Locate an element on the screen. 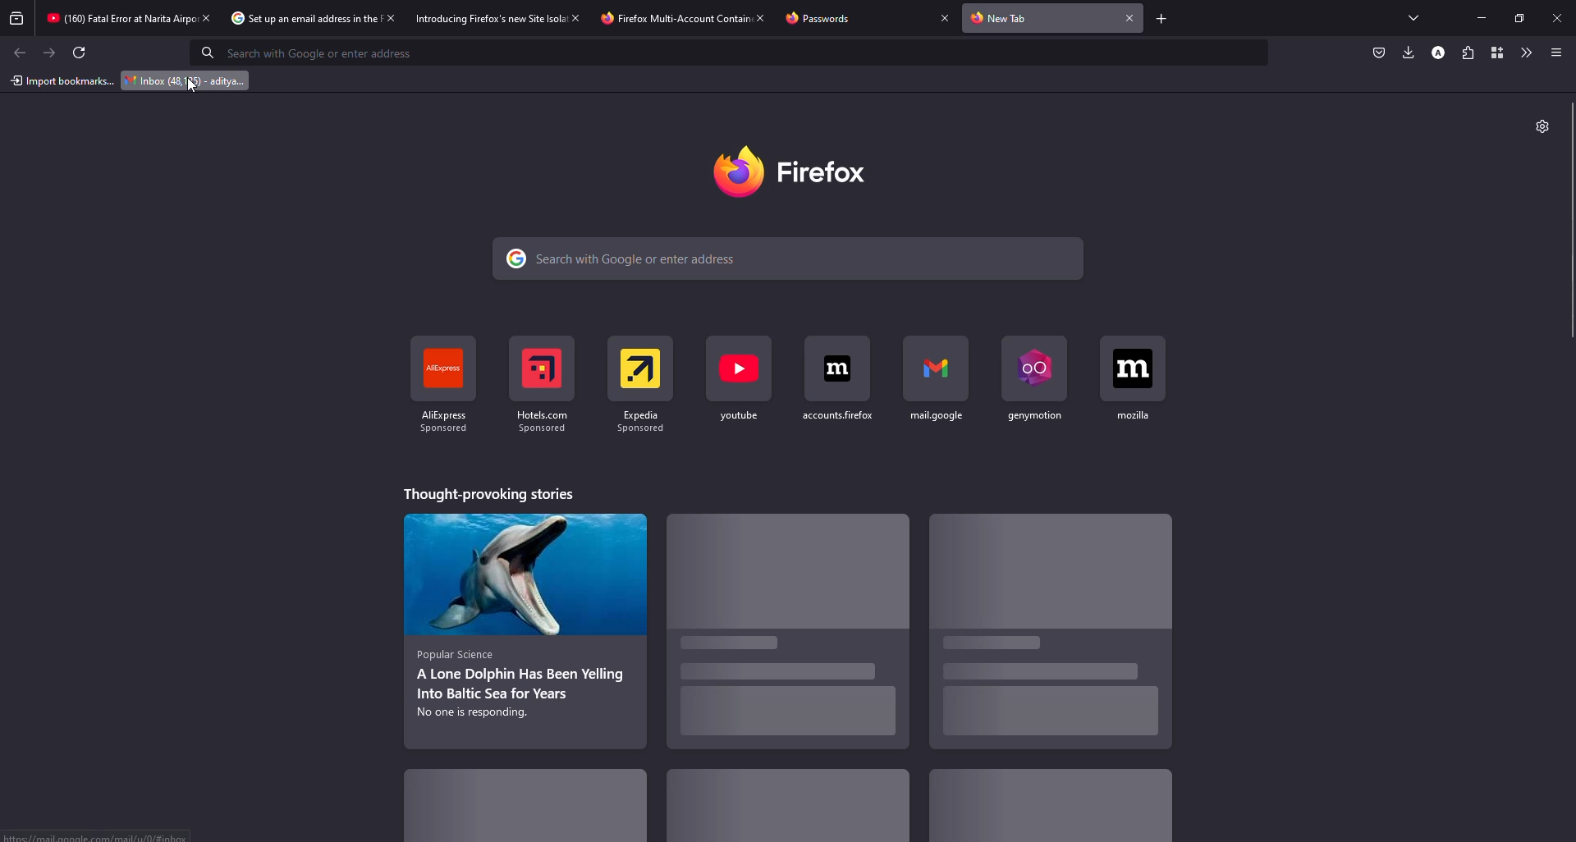  settings is located at coordinates (1538, 125).